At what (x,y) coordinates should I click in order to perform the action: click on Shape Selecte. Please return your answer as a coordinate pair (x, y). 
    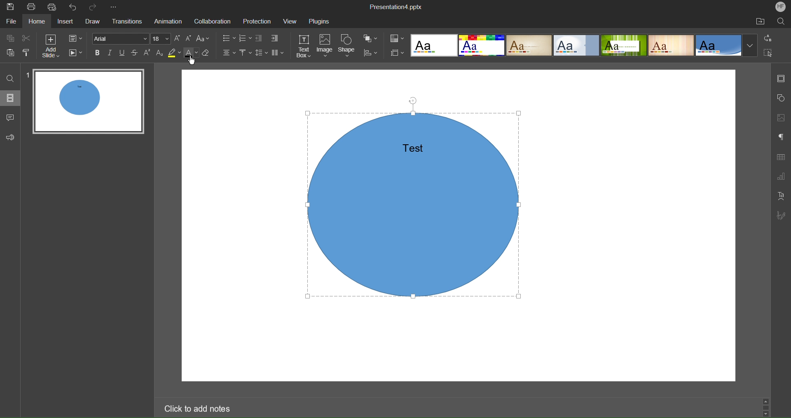
    Looking at the image, I should click on (417, 205).